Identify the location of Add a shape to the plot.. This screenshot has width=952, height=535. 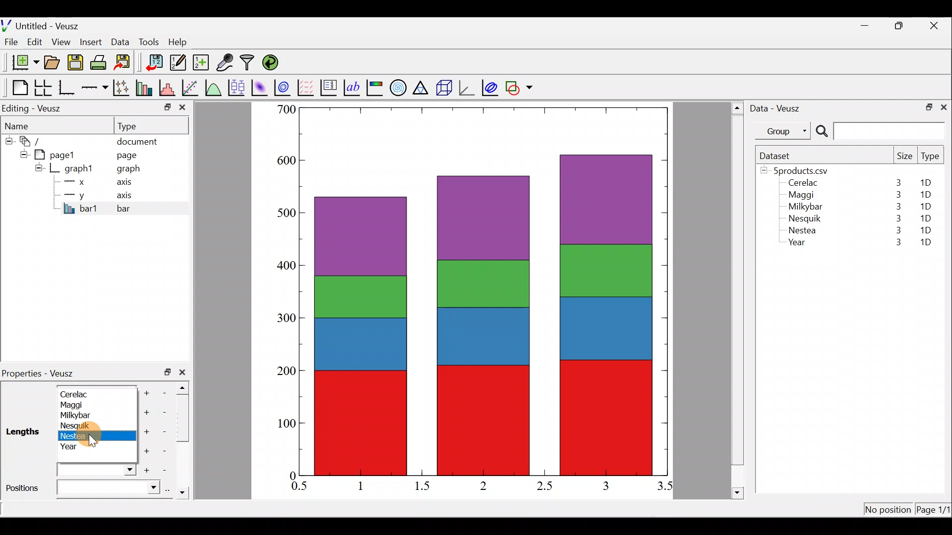
(520, 86).